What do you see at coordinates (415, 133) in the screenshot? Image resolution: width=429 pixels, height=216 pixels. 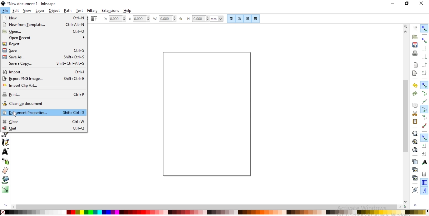 I see `zoom to fit selection` at bounding box center [415, 133].